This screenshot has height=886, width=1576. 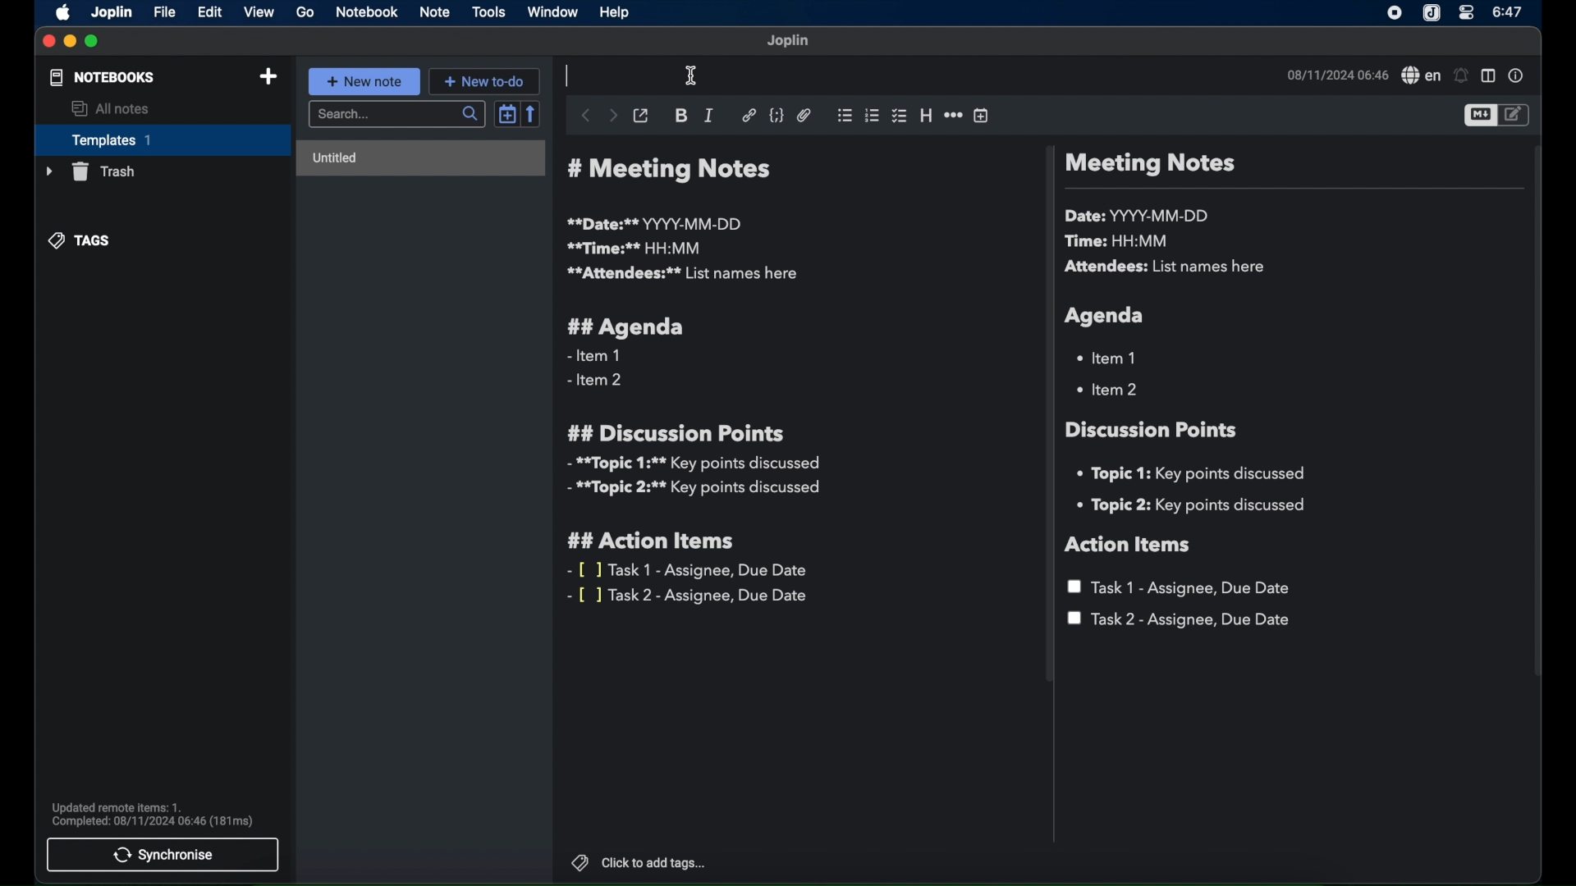 What do you see at coordinates (434, 12) in the screenshot?
I see `note` at bounding box center [434, 12].